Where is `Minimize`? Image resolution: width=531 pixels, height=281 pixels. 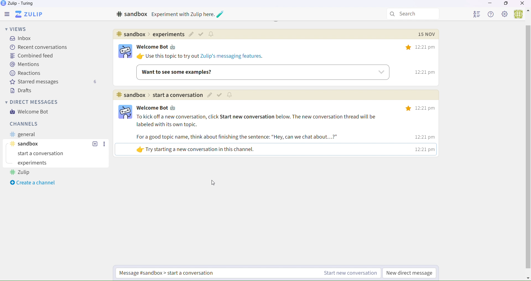
Minimize is located at coordinates (490, 4).